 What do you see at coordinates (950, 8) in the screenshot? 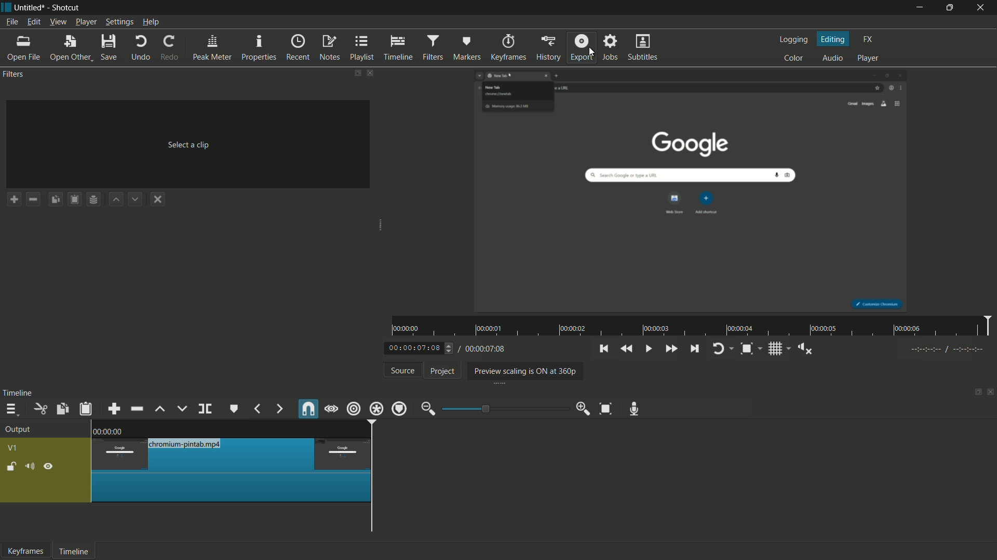
I see `maximize` at bounding box center [950, 8].